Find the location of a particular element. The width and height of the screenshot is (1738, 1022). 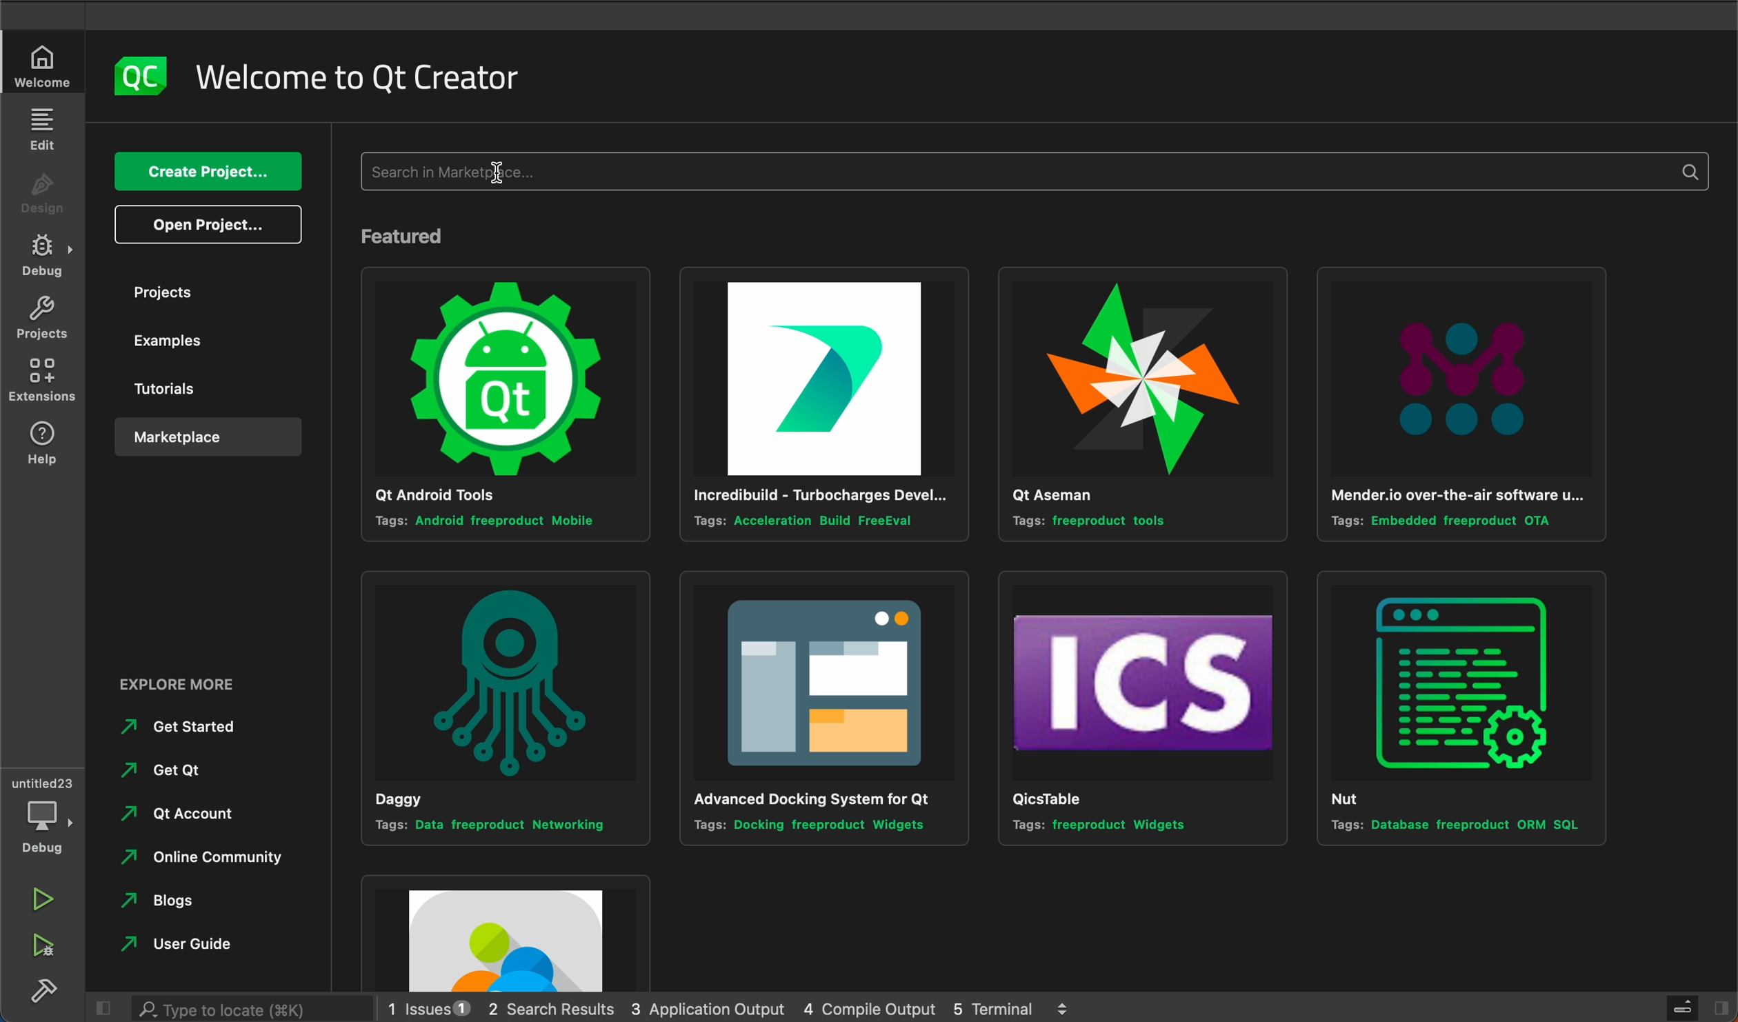

search is located at coordinates (248, 1010).